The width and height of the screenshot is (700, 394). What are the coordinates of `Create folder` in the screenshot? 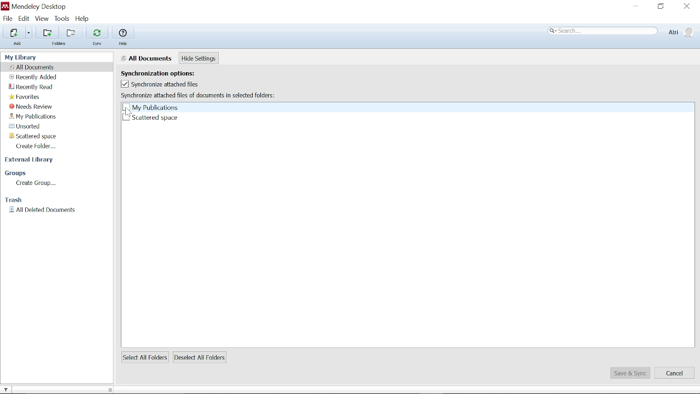 It's located at (37, 147).